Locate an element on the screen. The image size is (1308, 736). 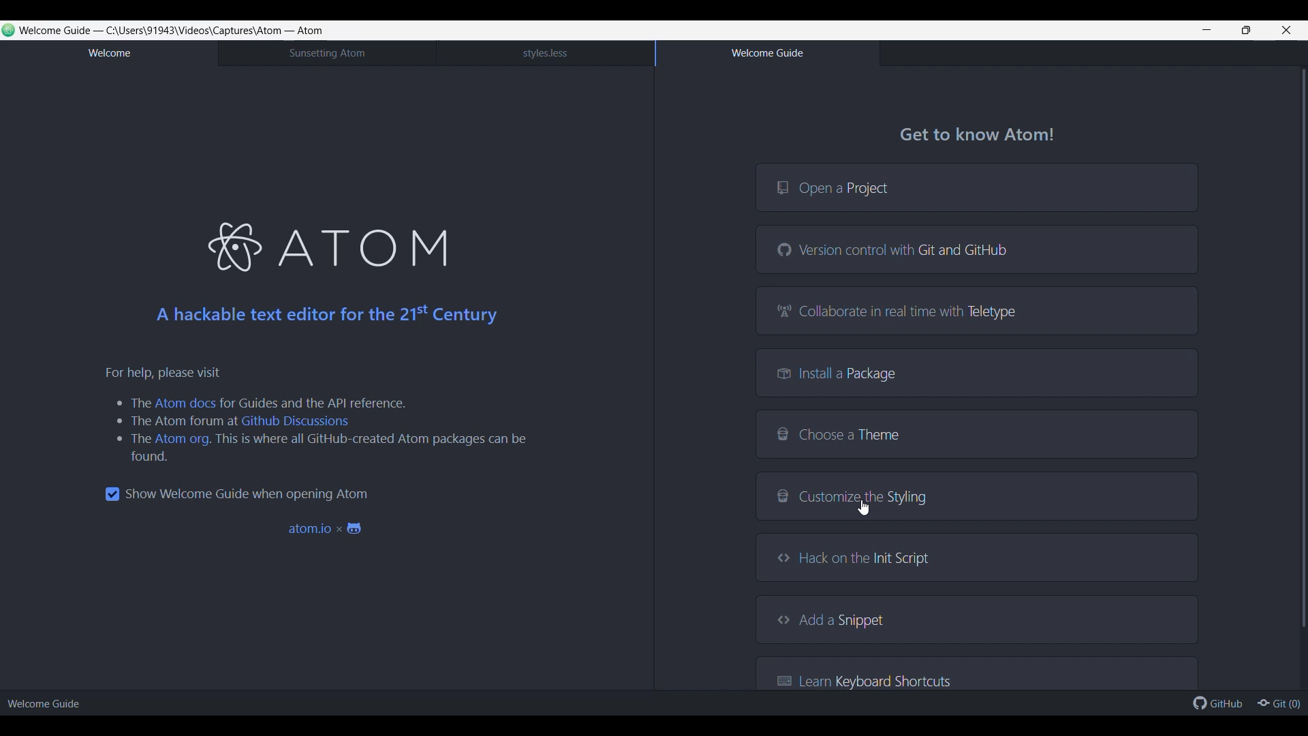
Keyboard shortcuts is located at coordinates (977, 673).